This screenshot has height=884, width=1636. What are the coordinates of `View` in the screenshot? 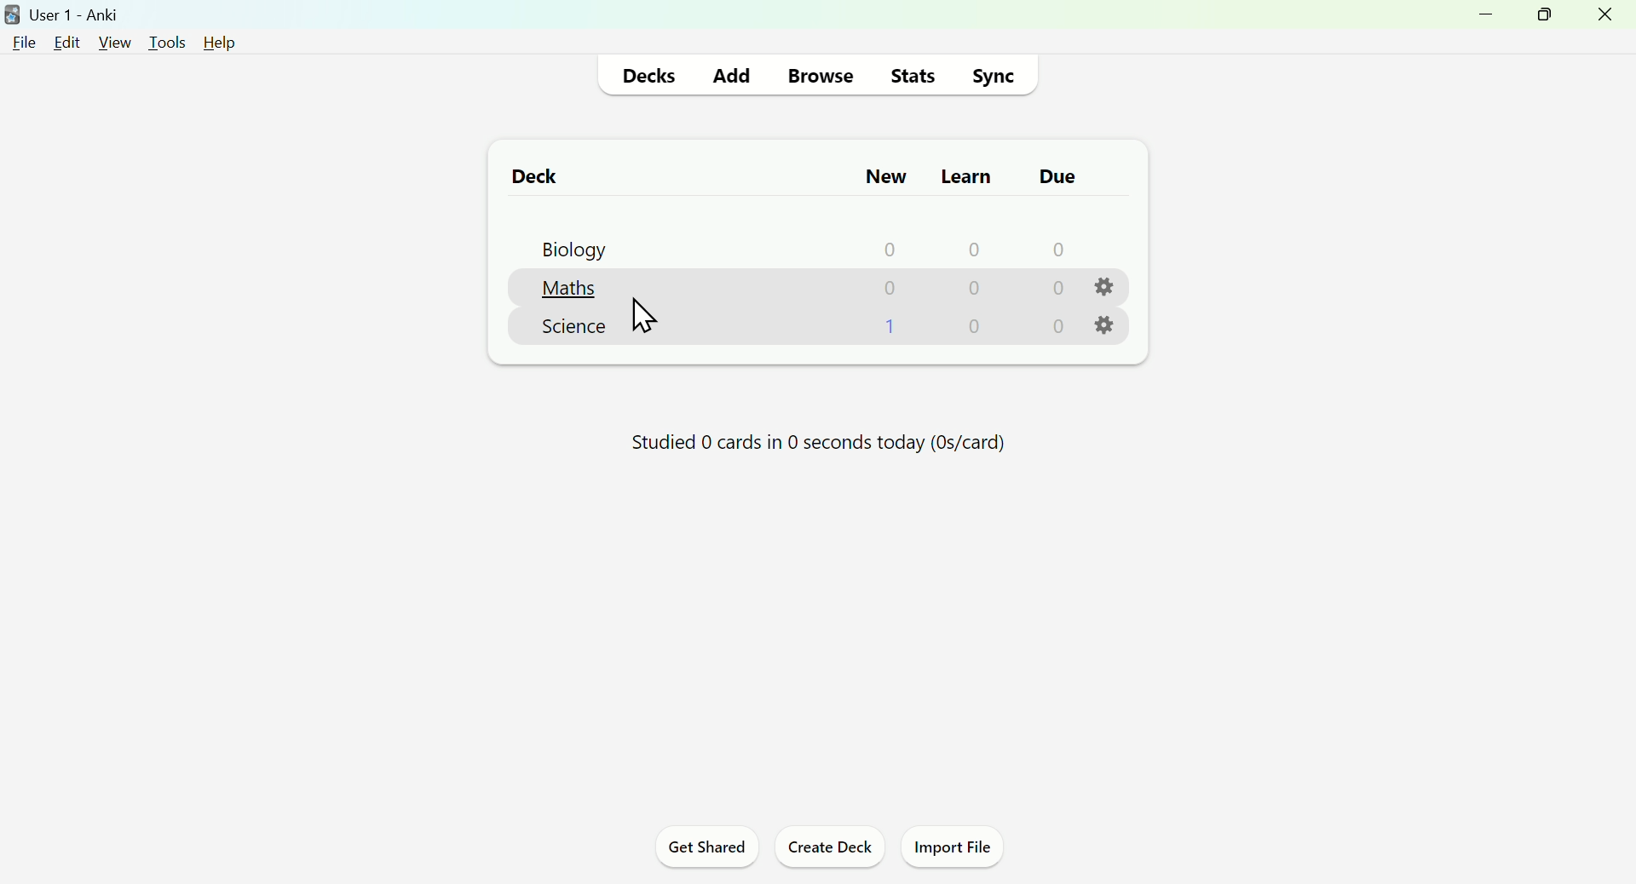 It's located at (113, 41).